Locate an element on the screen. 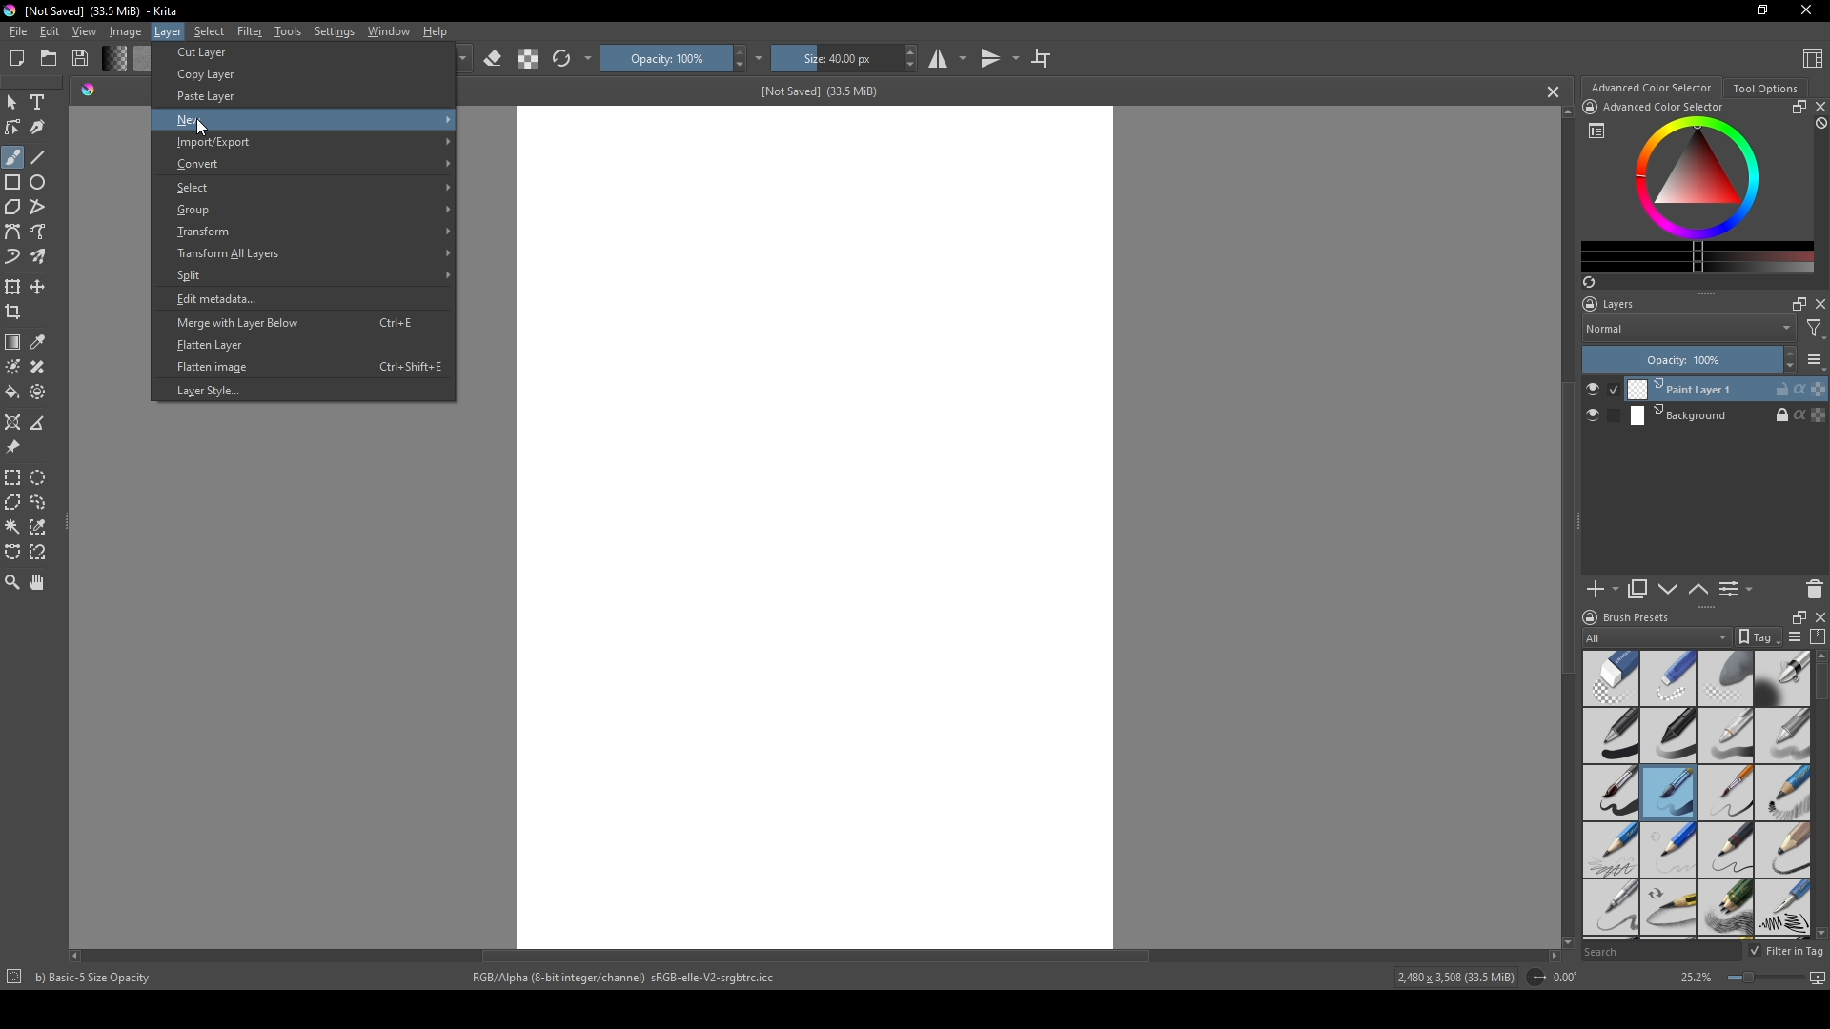 The width and height of the screenshot is (1830, 1029). Cut Layer is located at coordinates (202, 52).